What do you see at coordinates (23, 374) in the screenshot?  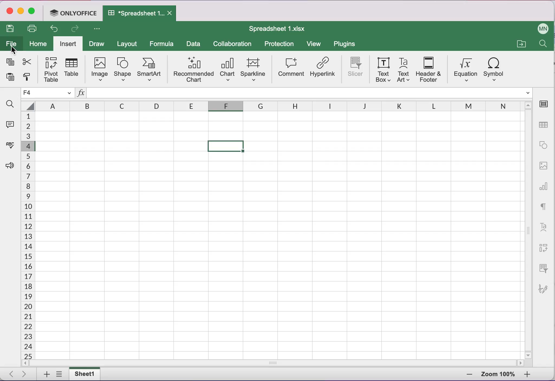 I see `next sheet` at bounding box center [23, 374].